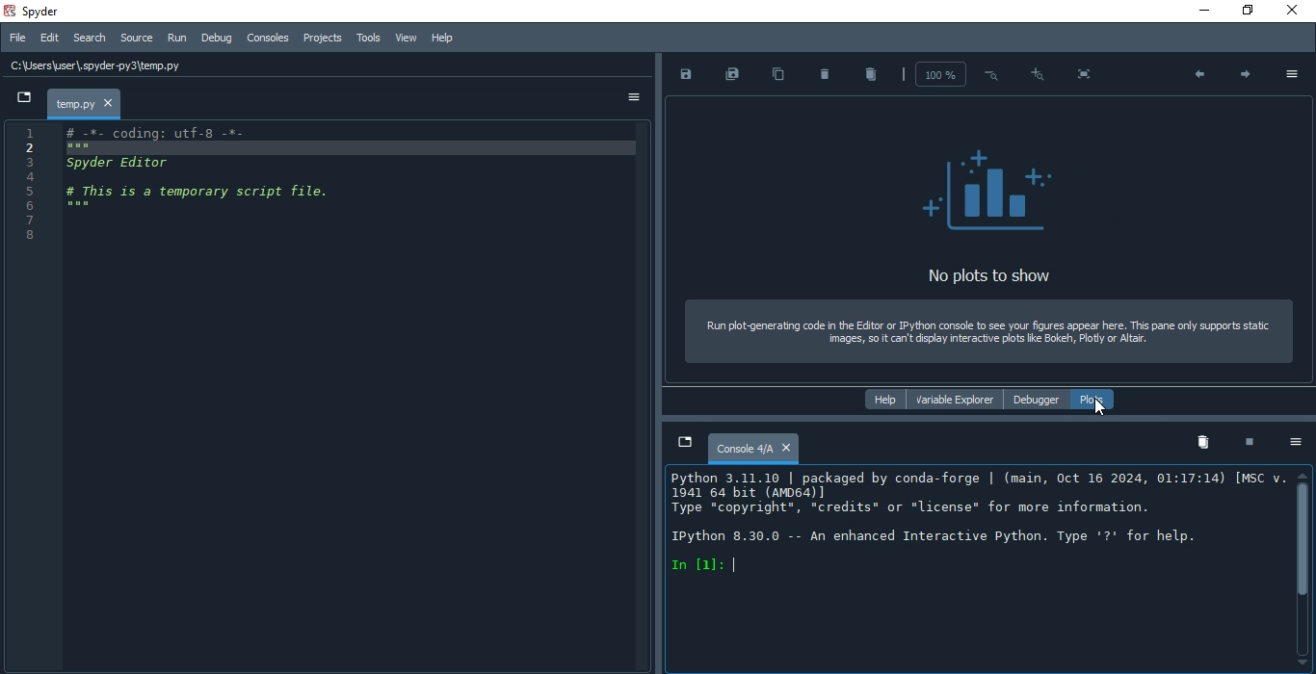  What do you see at coordinates (21, 99) in the screenshot?
I see `dropdown` at bounding box center [21, 99].